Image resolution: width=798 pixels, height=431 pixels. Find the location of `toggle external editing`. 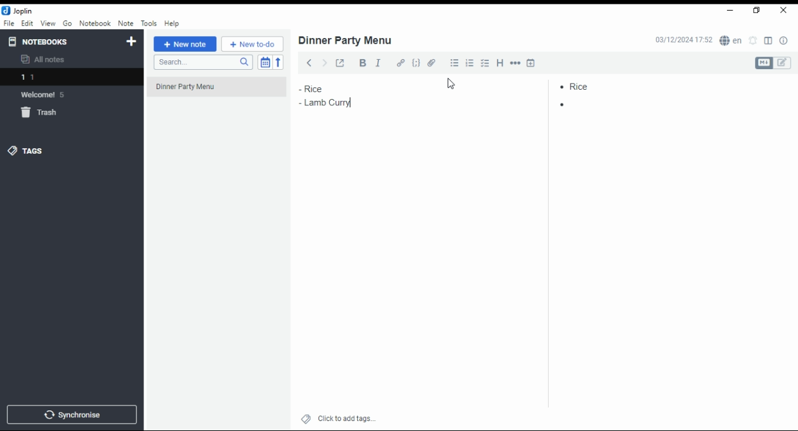

toggle external editing is located at coordinates (340, 62).